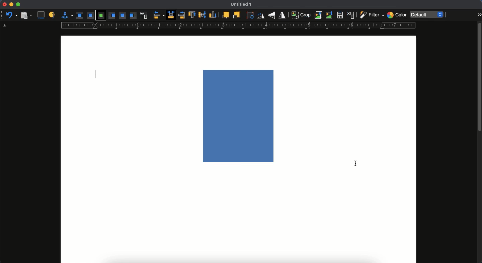 This screenshot has width=482, height=263. I want to click on save, so click(340, 15).